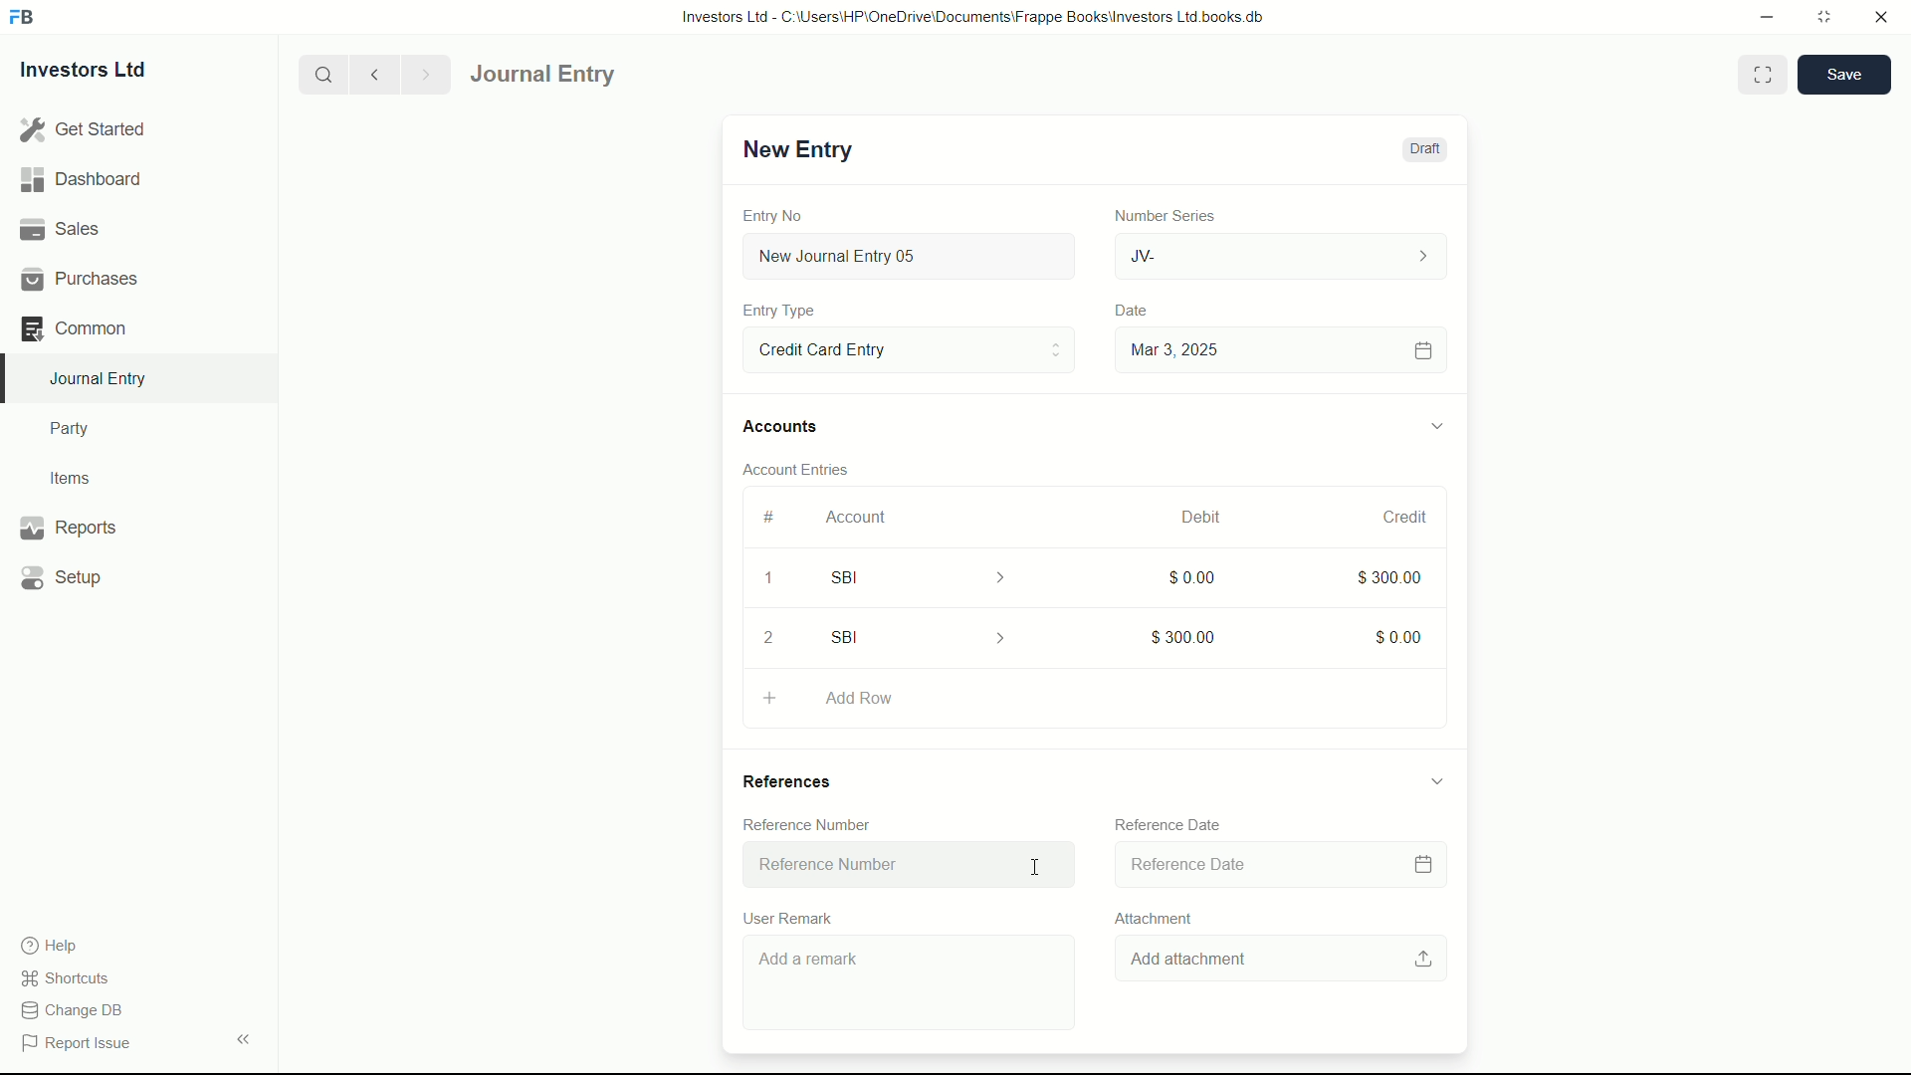 The image size is (1911, 1075). What do you see at coordinates (422, 74) in the screenshot?
I see `Next` at bounding box center [422, 74].